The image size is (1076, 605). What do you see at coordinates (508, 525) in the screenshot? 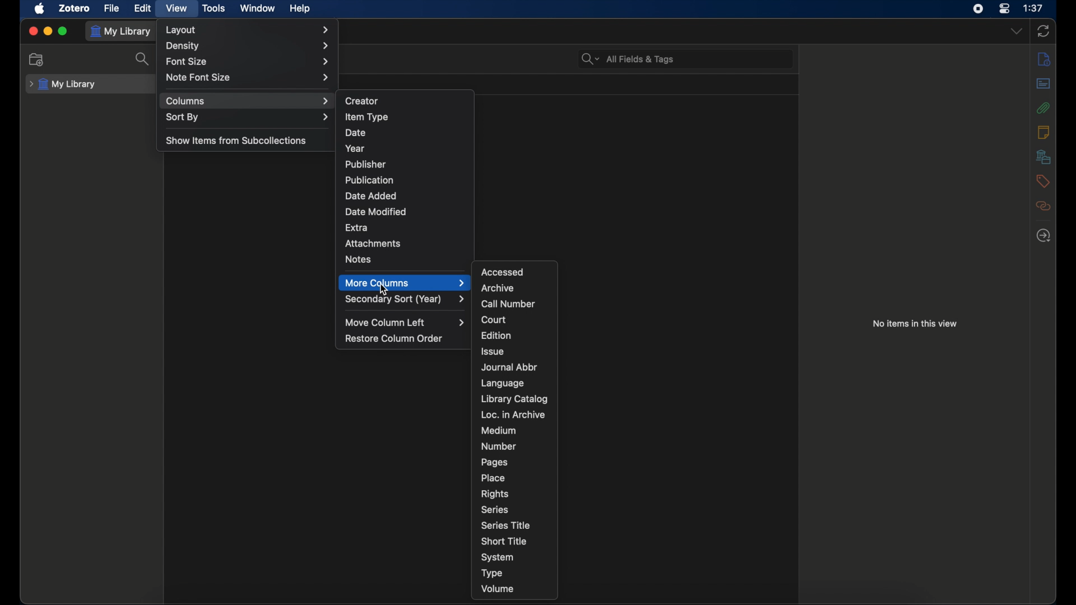
I see `series title` at bounding box center [508, 525].